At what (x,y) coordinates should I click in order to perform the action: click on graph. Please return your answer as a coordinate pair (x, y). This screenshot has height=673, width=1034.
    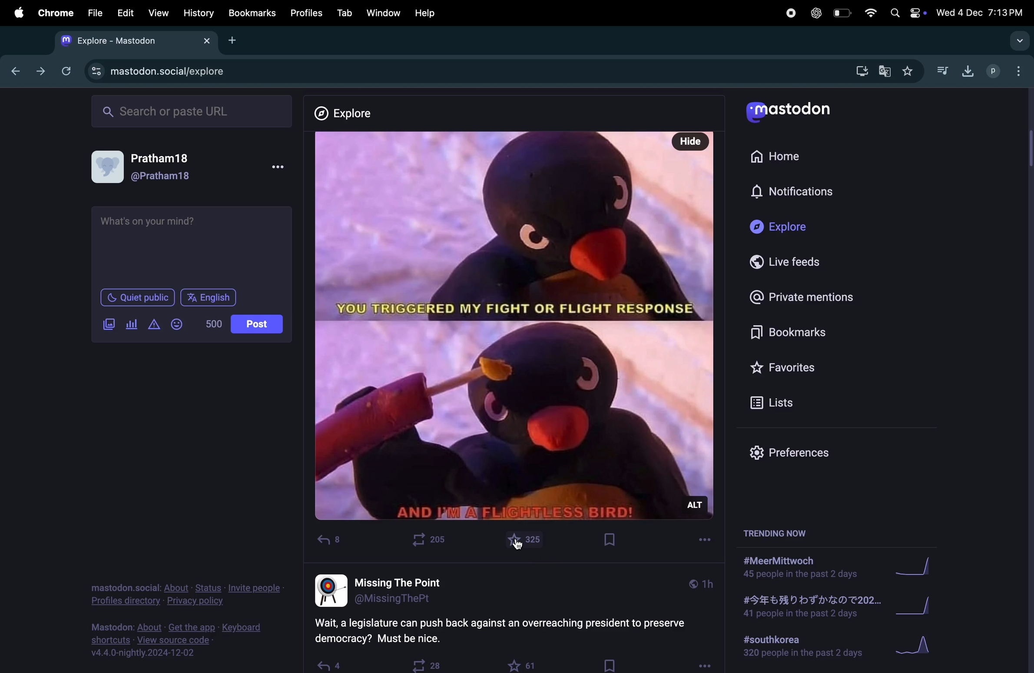
    Looking at the image, I should click on (915, 566).